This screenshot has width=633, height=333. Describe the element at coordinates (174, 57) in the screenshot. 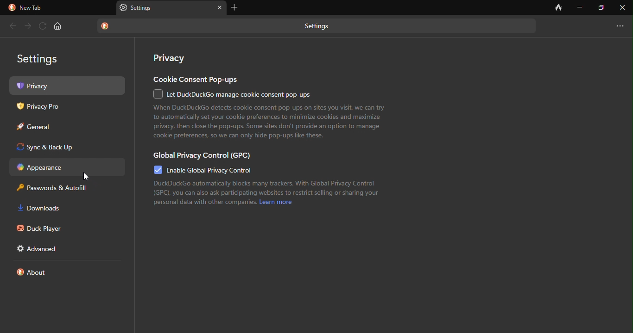

I see `privacy` at that location.